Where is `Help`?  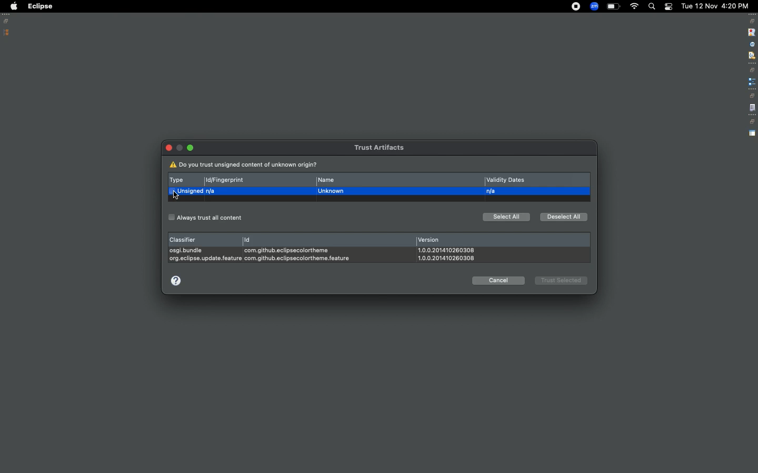 Help is located at coordinates (176, 280).